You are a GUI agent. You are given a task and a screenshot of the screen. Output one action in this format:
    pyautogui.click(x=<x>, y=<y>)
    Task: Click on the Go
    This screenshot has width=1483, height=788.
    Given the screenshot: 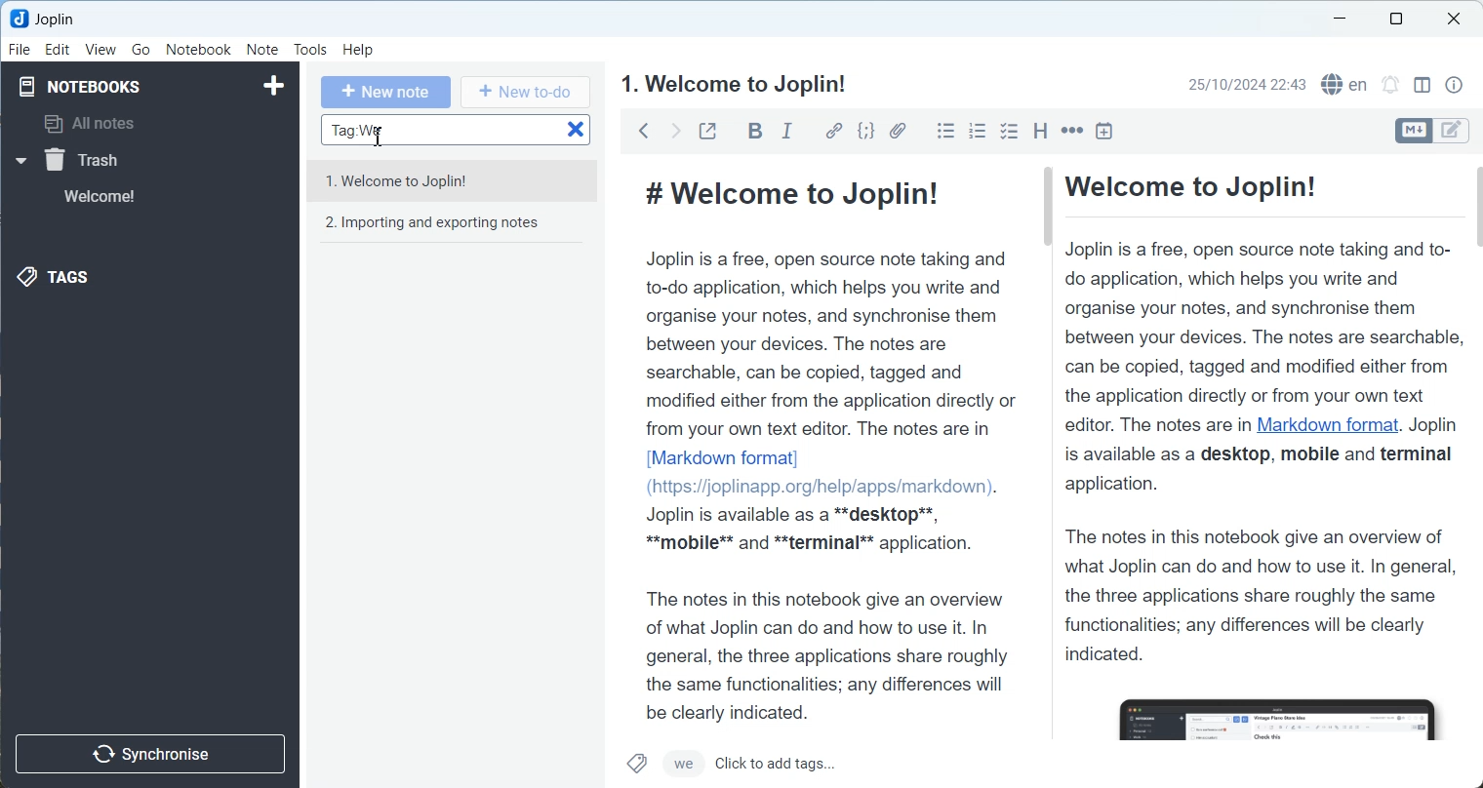 What is the action you would take?
    pyautogui.click(x=140, y=50)
    